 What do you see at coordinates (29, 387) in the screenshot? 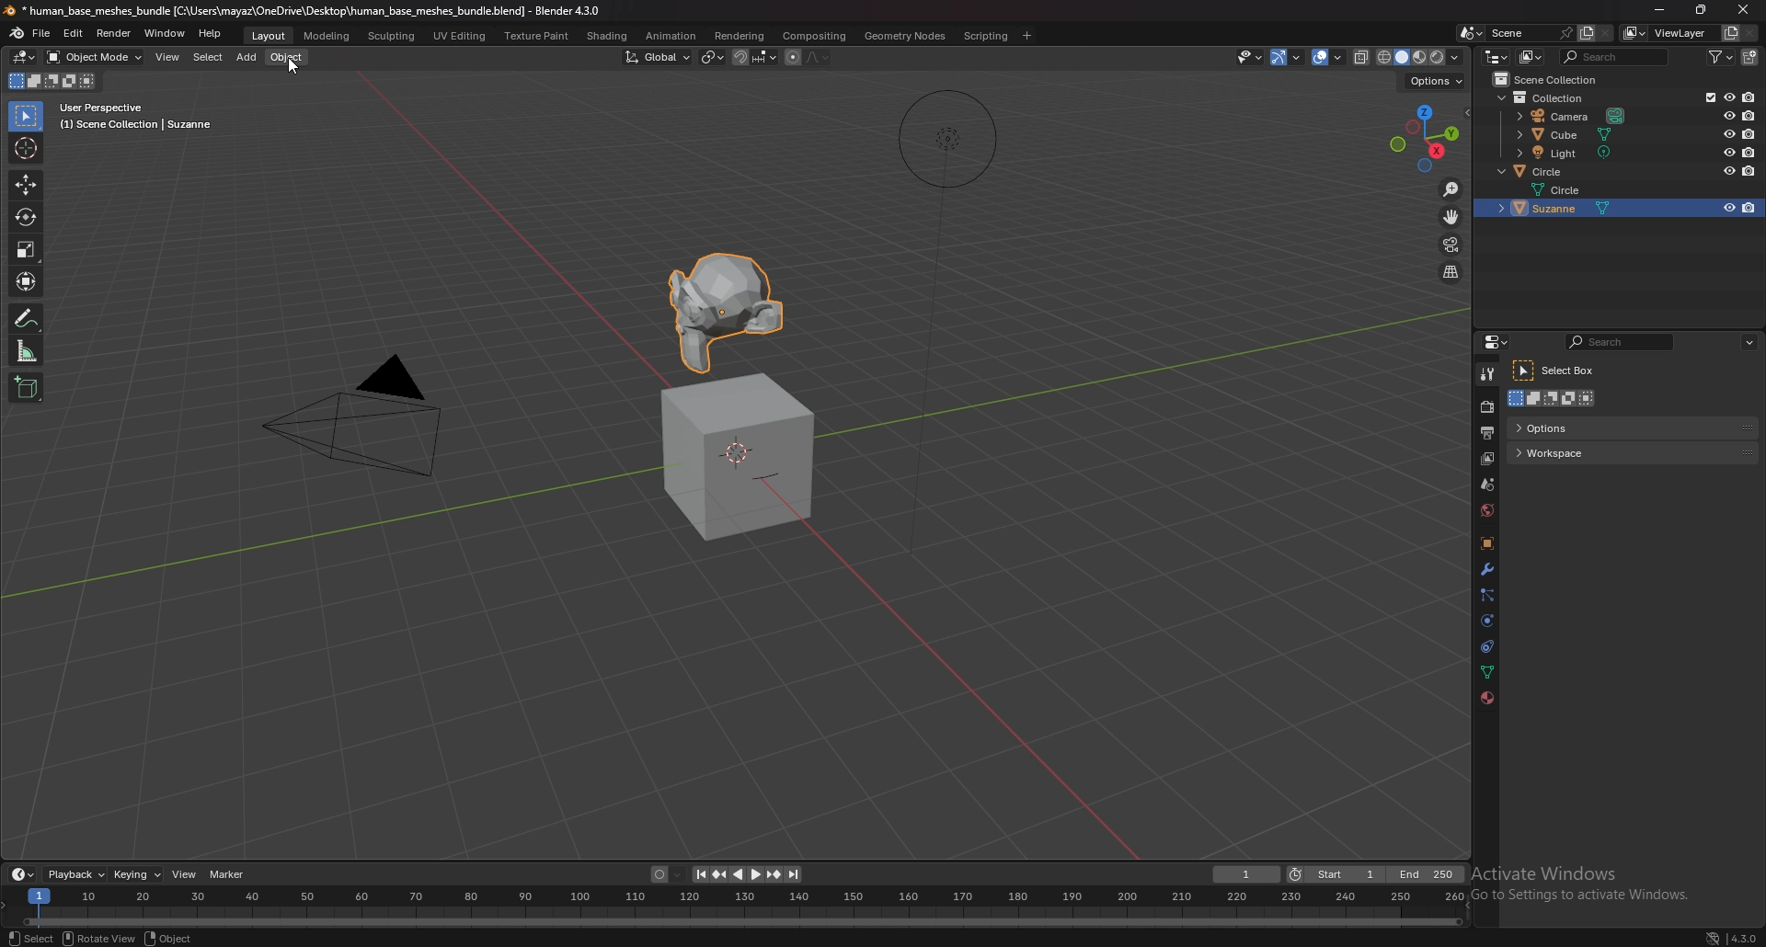
I see `add cube` at bounding box center [29, 387].